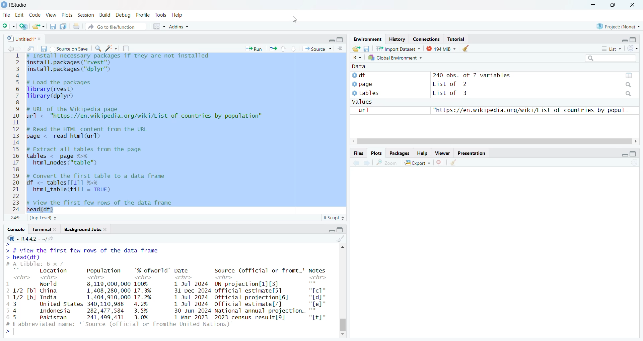 This screenshot has height=341, width=643. I want to click on tables, so click(367, 93).